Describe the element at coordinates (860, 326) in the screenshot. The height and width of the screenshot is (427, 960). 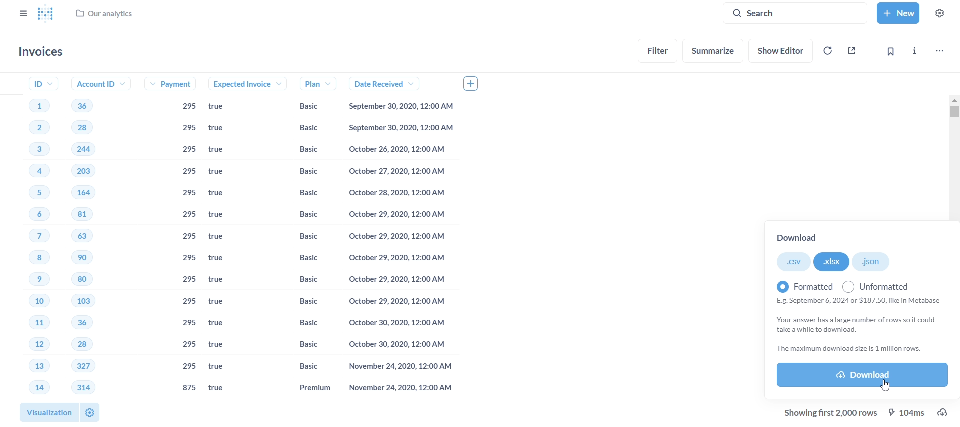
I see `E.g. September 6, 2024 or $187.50, like in Metabase
Your answer has a large number of rows so it could
take awhile to download.

‘The maximum download size is 1 million rows.` at that location.